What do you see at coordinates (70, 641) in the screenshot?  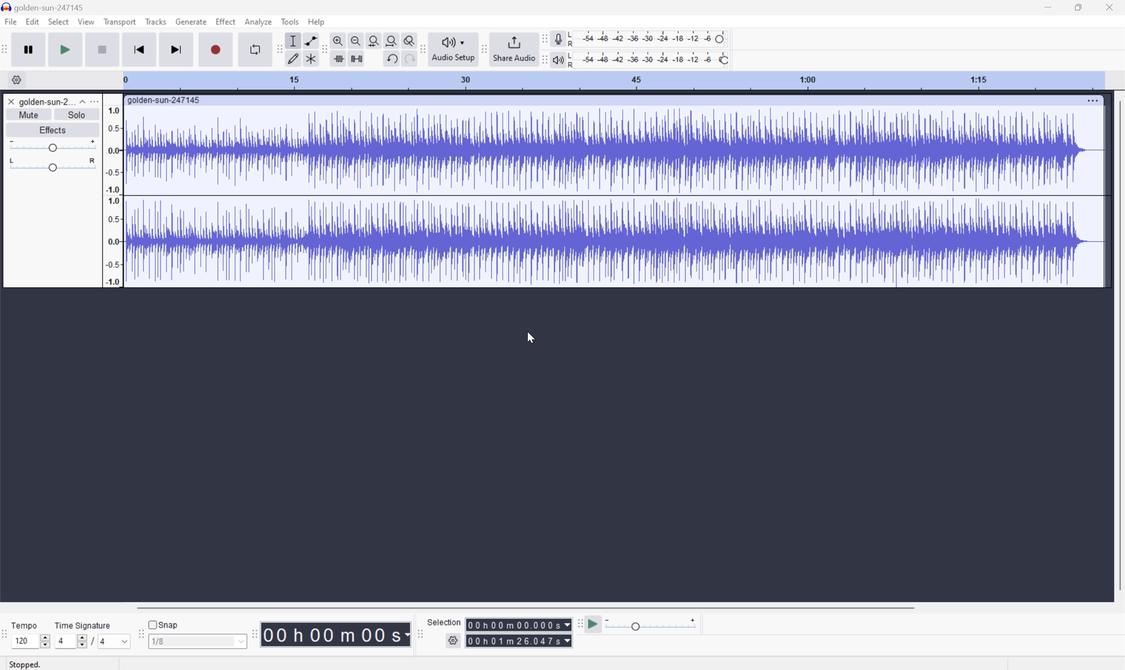 I see `4` at bounding box center [70, 641].